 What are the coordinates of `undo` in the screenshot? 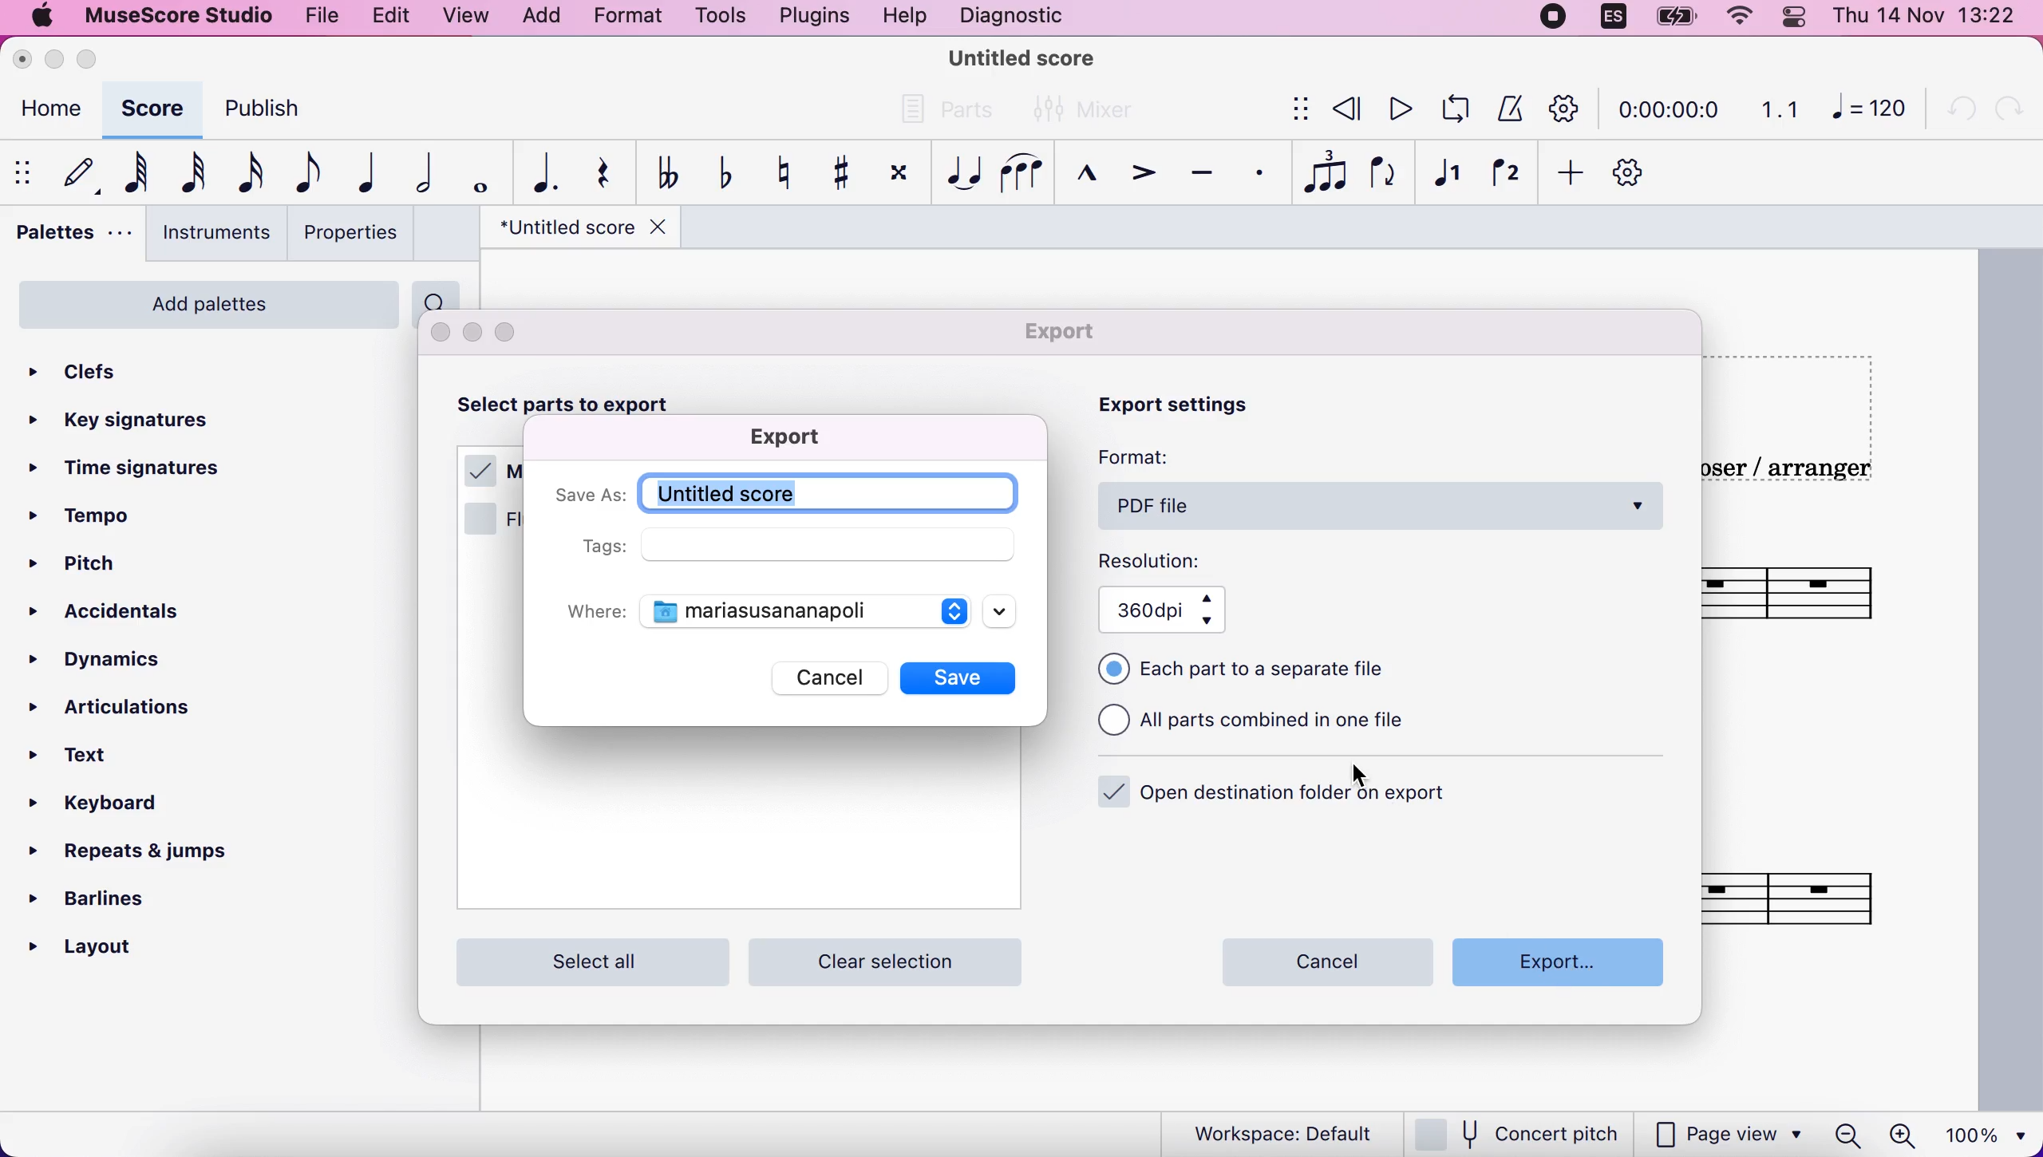 It's located at (1962, 112).